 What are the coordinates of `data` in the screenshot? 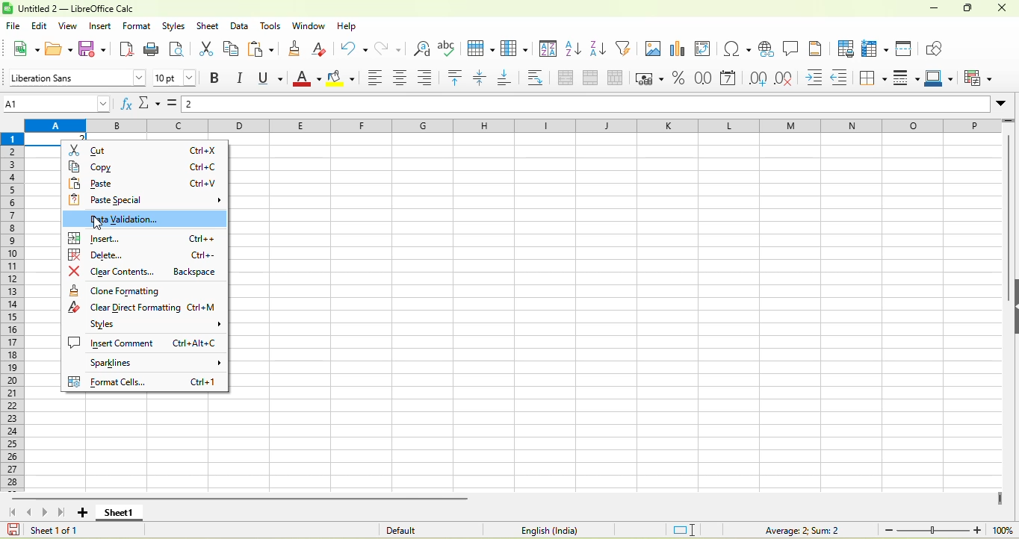 It's located at (244, 27).